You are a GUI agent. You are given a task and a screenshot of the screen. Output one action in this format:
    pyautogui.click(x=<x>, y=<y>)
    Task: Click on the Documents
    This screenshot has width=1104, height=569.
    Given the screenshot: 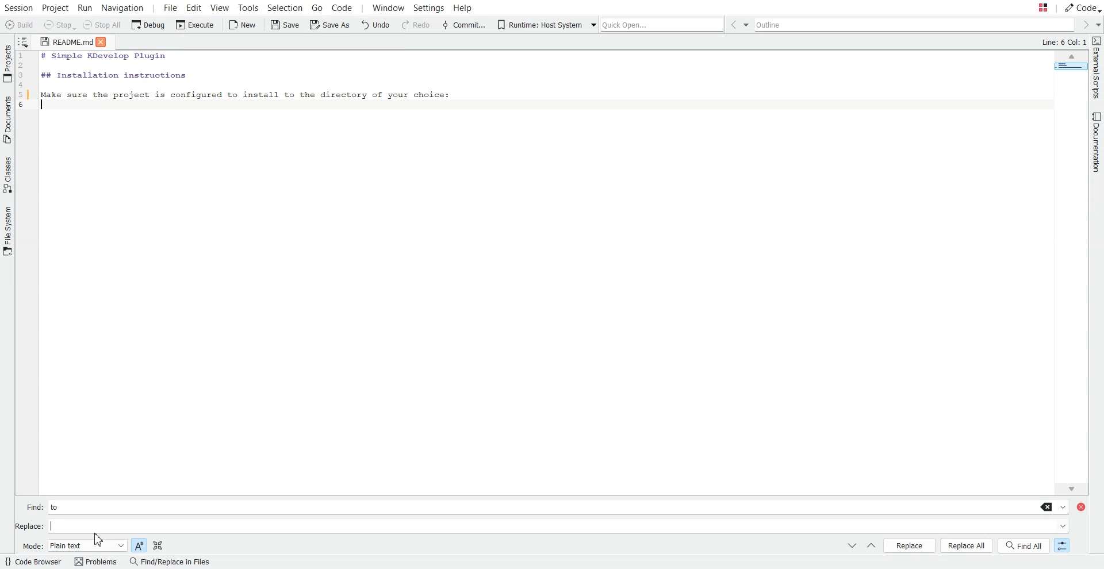 What is the action you would take?
    pyautogui.click(x=7, y=120)
    